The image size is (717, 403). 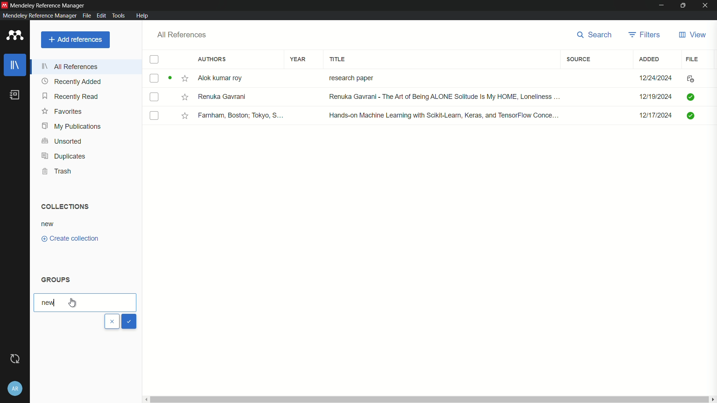 What do you see at coordinates (15, 95) in the screenshot?
I see `book` at bounding box center [15, 95].